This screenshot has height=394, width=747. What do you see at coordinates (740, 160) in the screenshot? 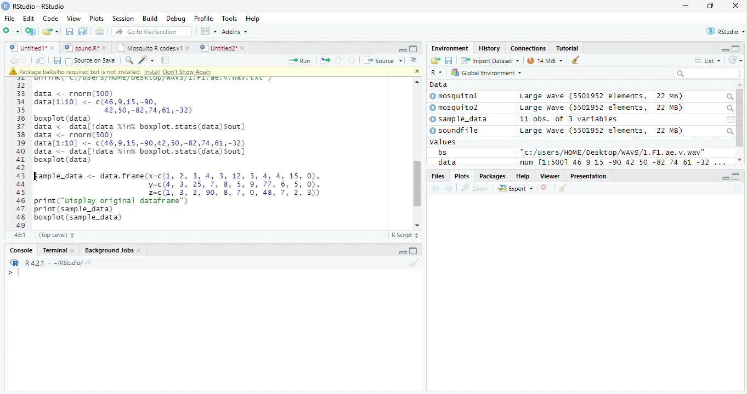
I see `scroll down` at bounding box center [740, 160].